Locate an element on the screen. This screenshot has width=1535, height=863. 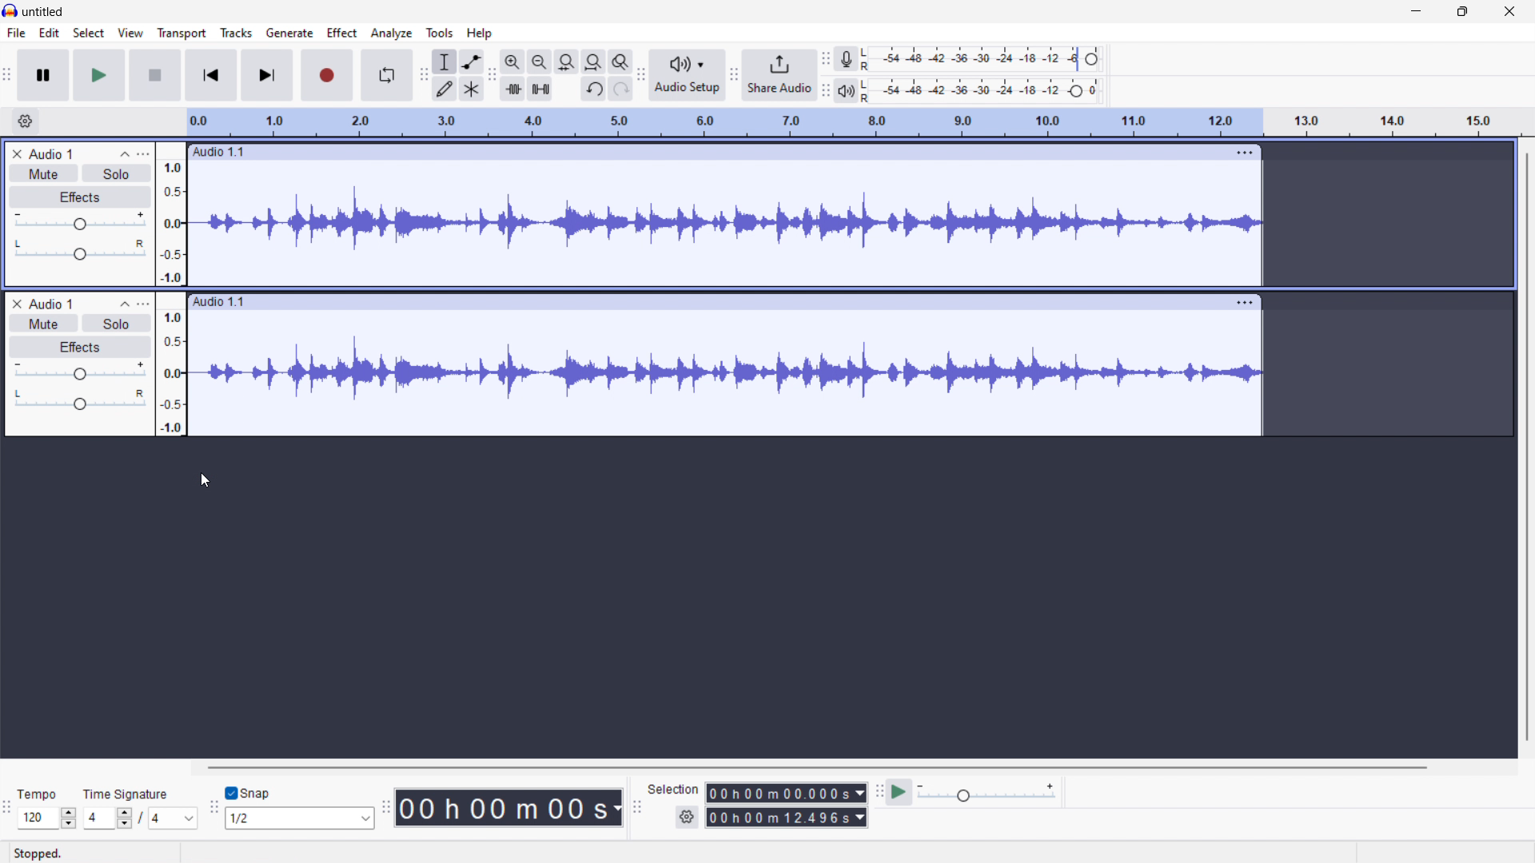
Drop down is located at coordinates (122, 818).